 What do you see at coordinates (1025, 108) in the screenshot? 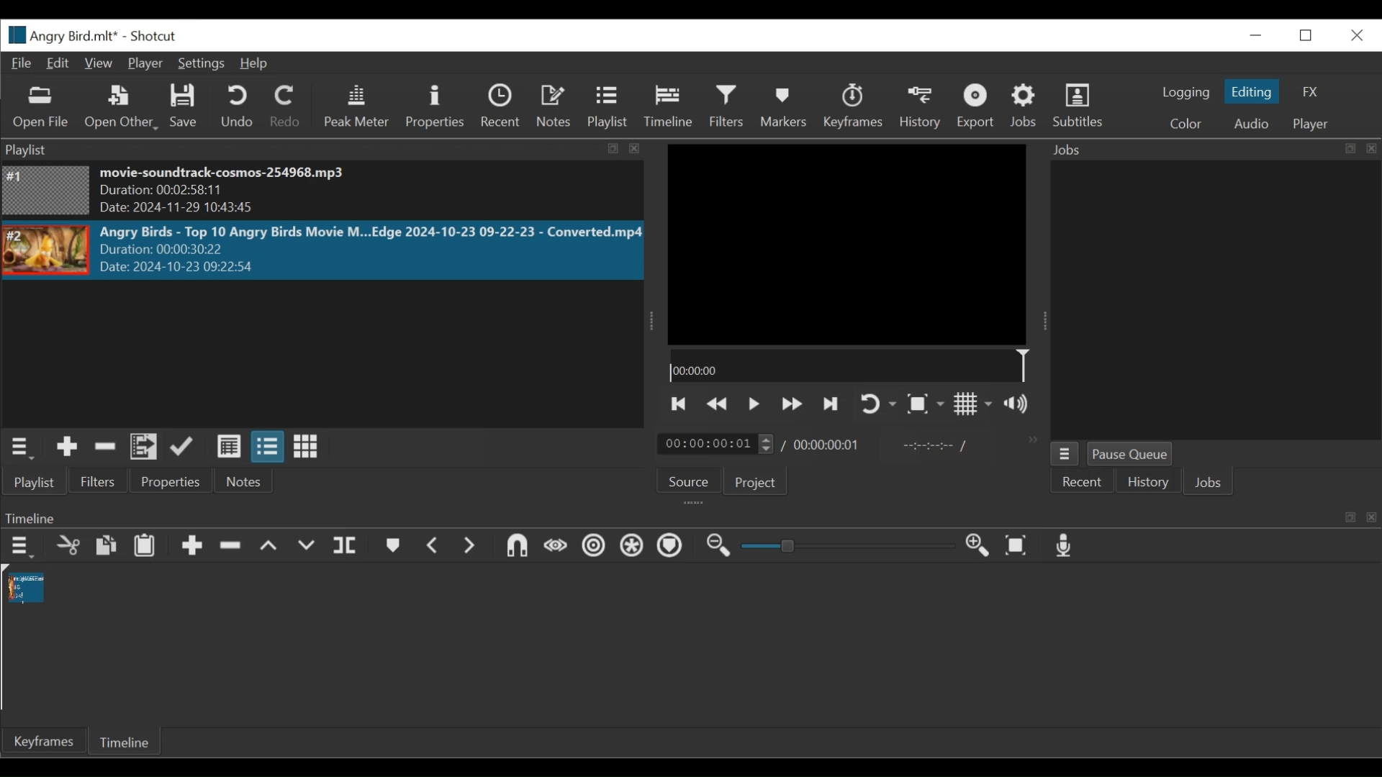
I see `Jobs` at bounding box center [1025, 108].